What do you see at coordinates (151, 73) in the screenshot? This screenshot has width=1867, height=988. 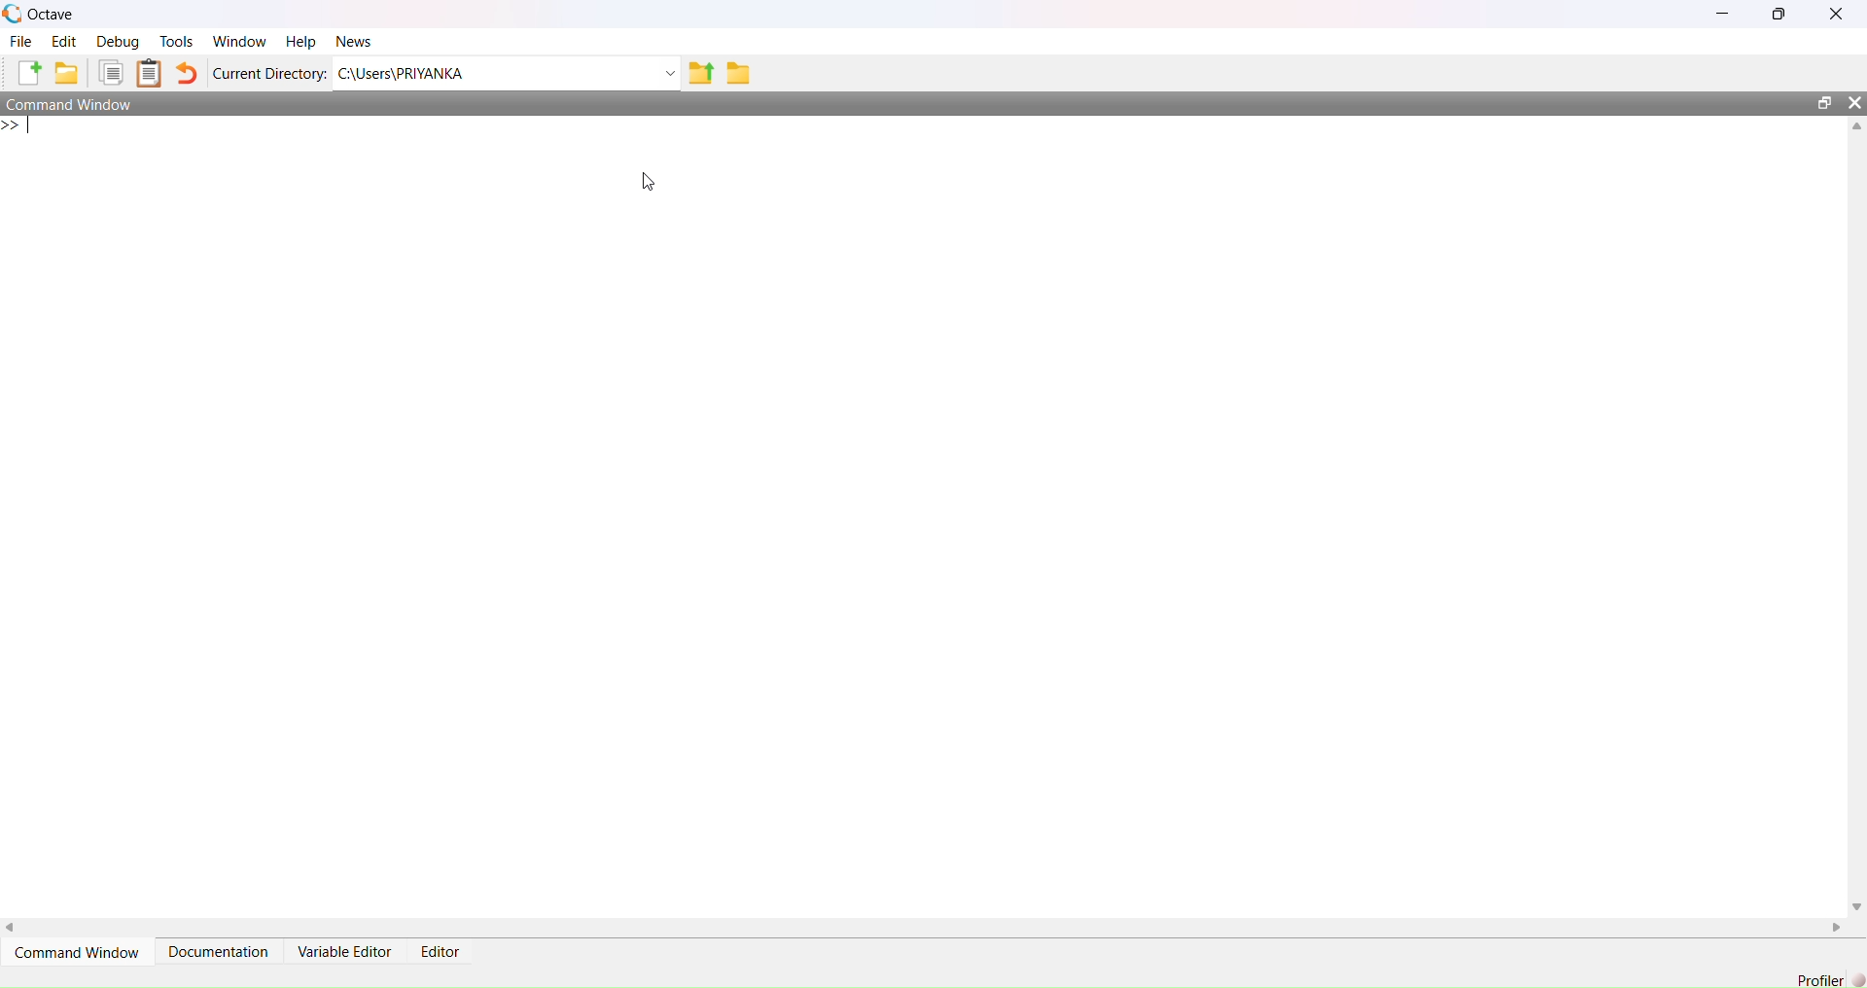 I see `Paste` at bounding box center [151, 73].